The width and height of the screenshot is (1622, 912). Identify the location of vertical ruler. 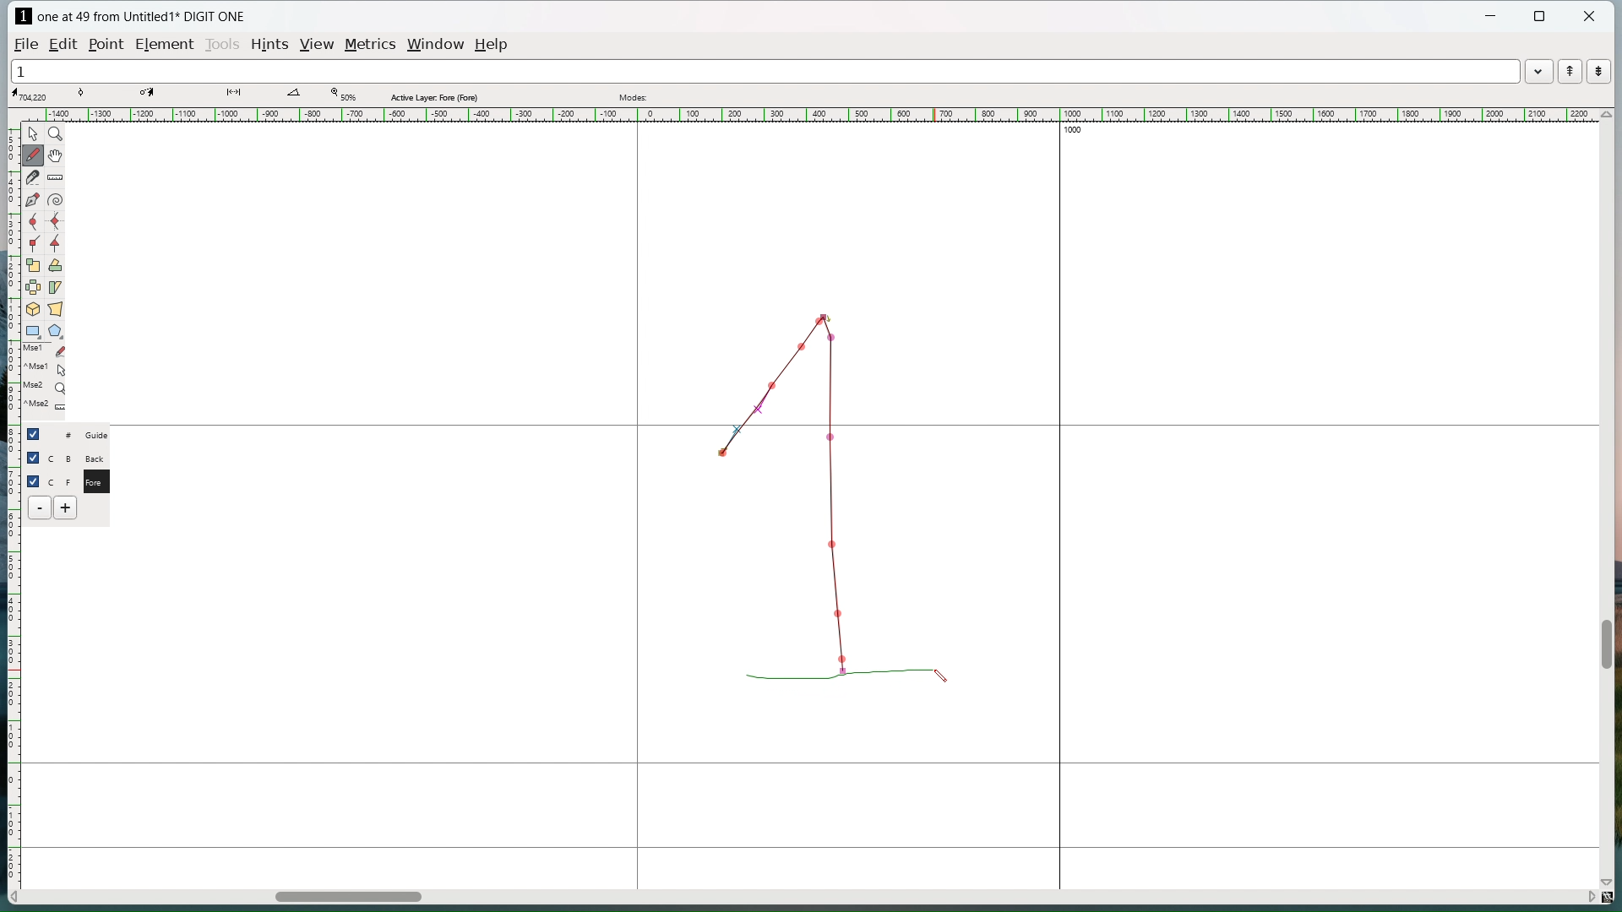
(12, 497).